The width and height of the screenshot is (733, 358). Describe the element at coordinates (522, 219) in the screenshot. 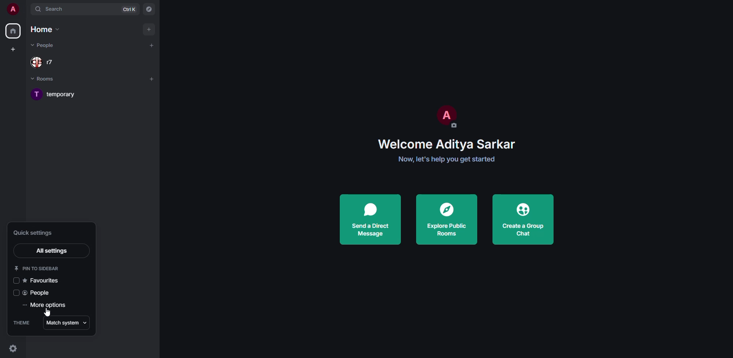

I see `create a group chat` at that location.